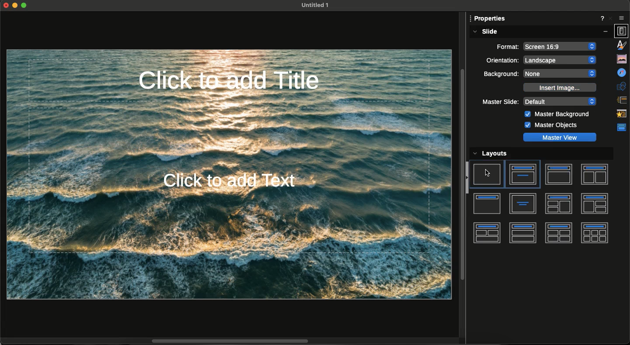  I want to click on Master slides, so click(621, 128).